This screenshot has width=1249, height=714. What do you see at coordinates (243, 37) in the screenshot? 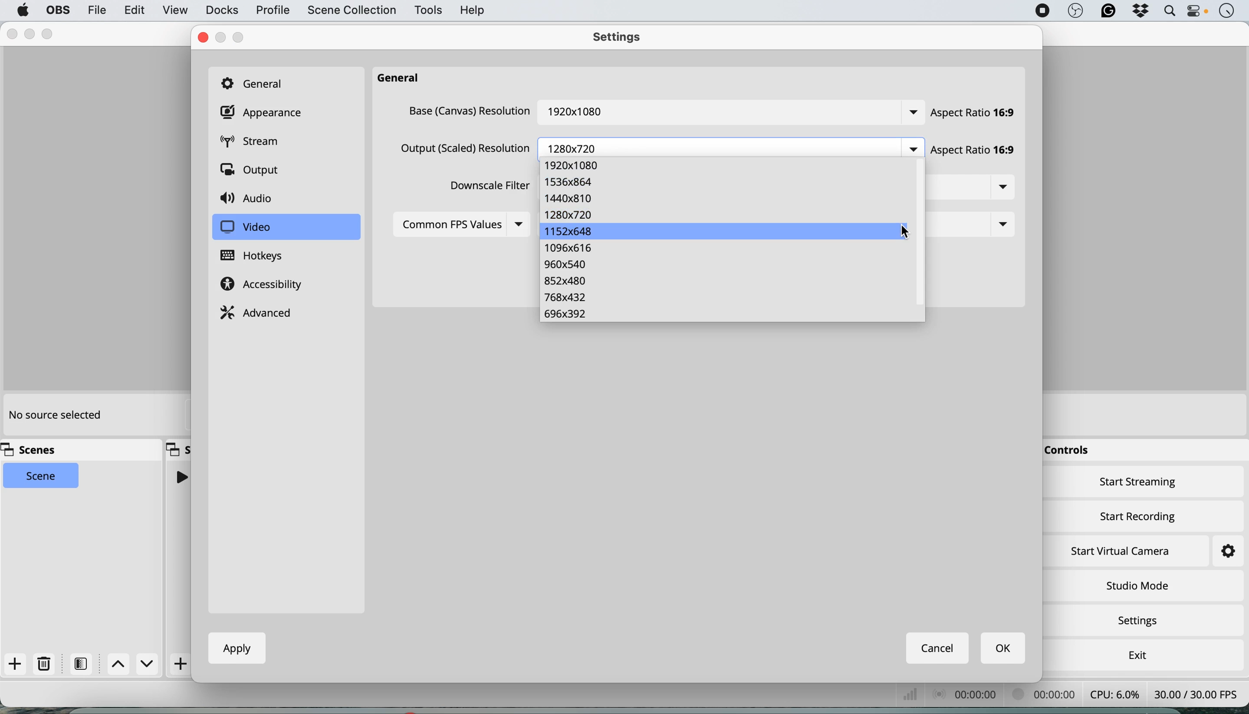
I see `maximise` at bounding box center [243, 37].